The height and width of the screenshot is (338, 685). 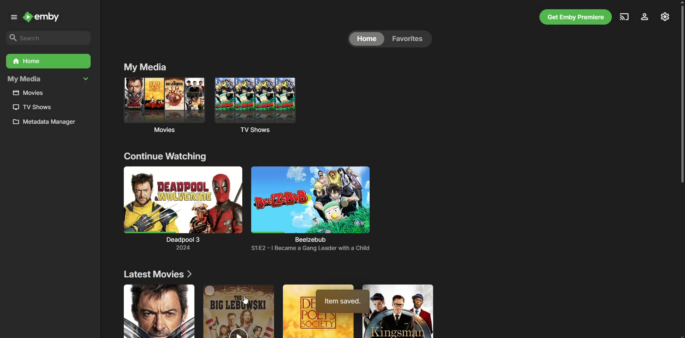 I want to click on TV Shows, so click(x=266, y=106).